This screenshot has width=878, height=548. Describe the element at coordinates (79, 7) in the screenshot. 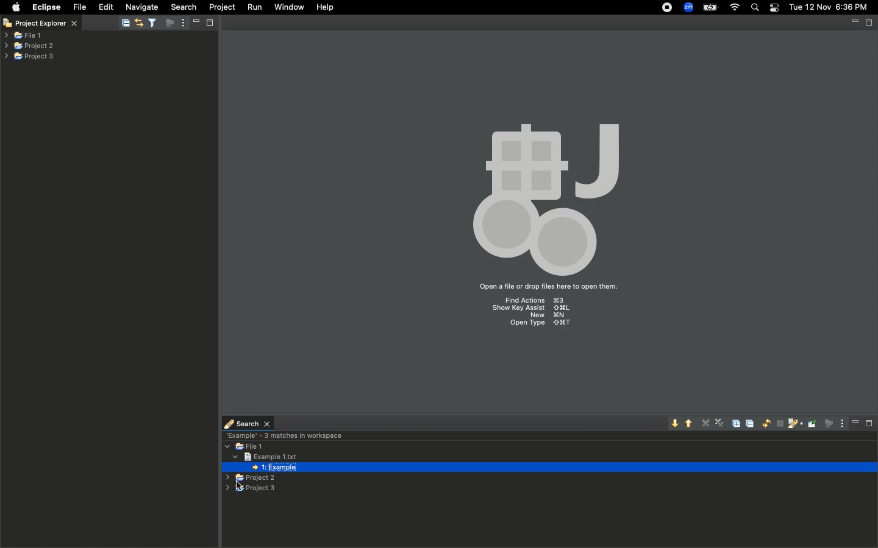

I see `File` at that location.